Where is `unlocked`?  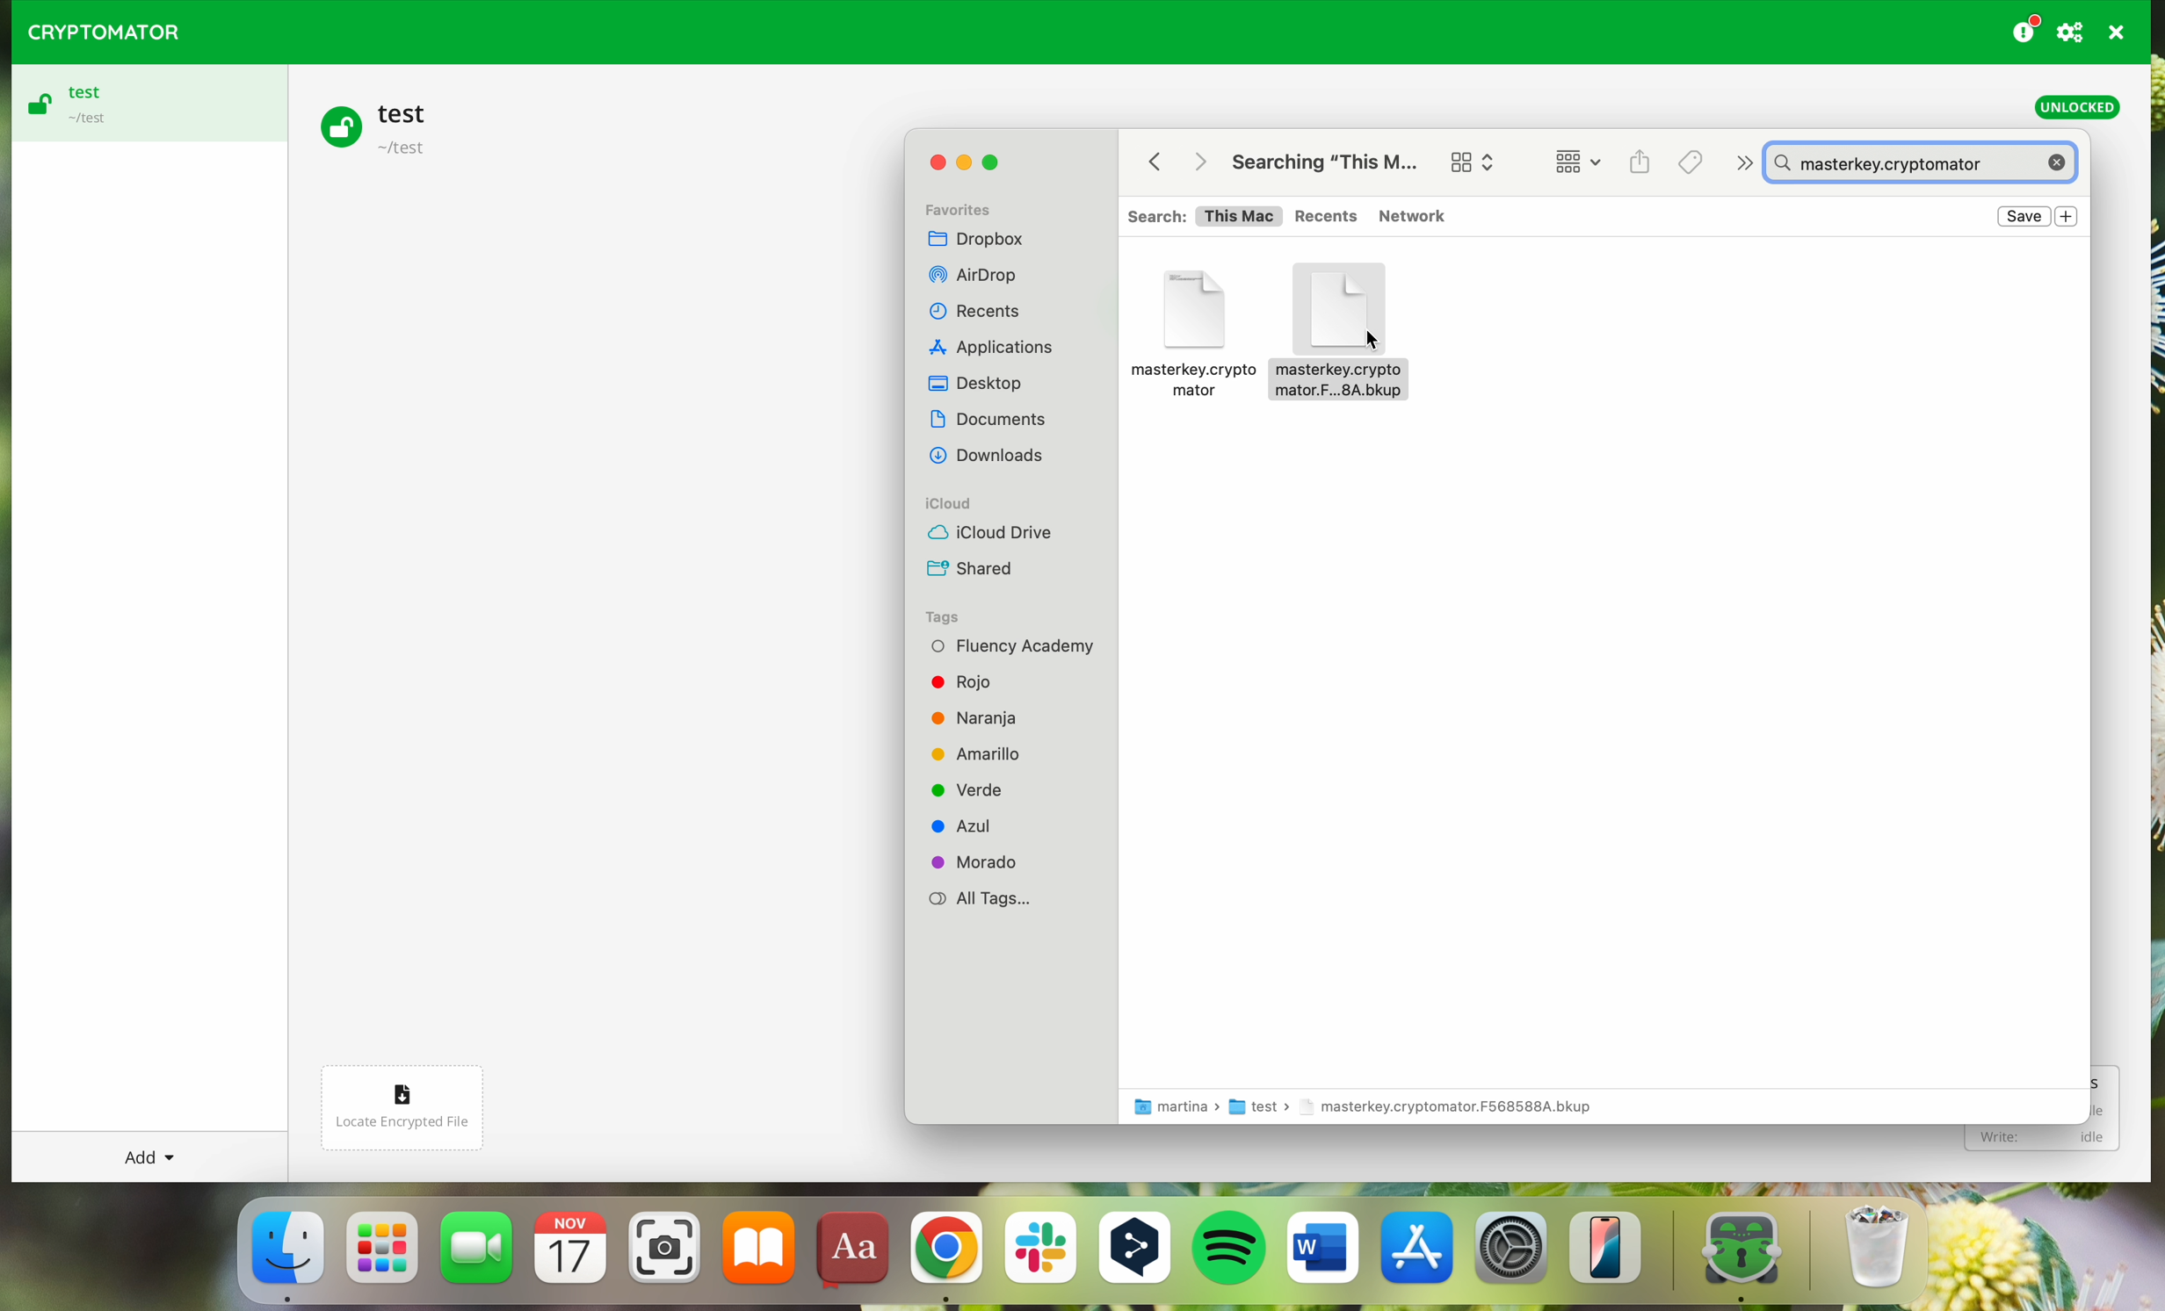
unlocked is located at coordinates (2077, 108).